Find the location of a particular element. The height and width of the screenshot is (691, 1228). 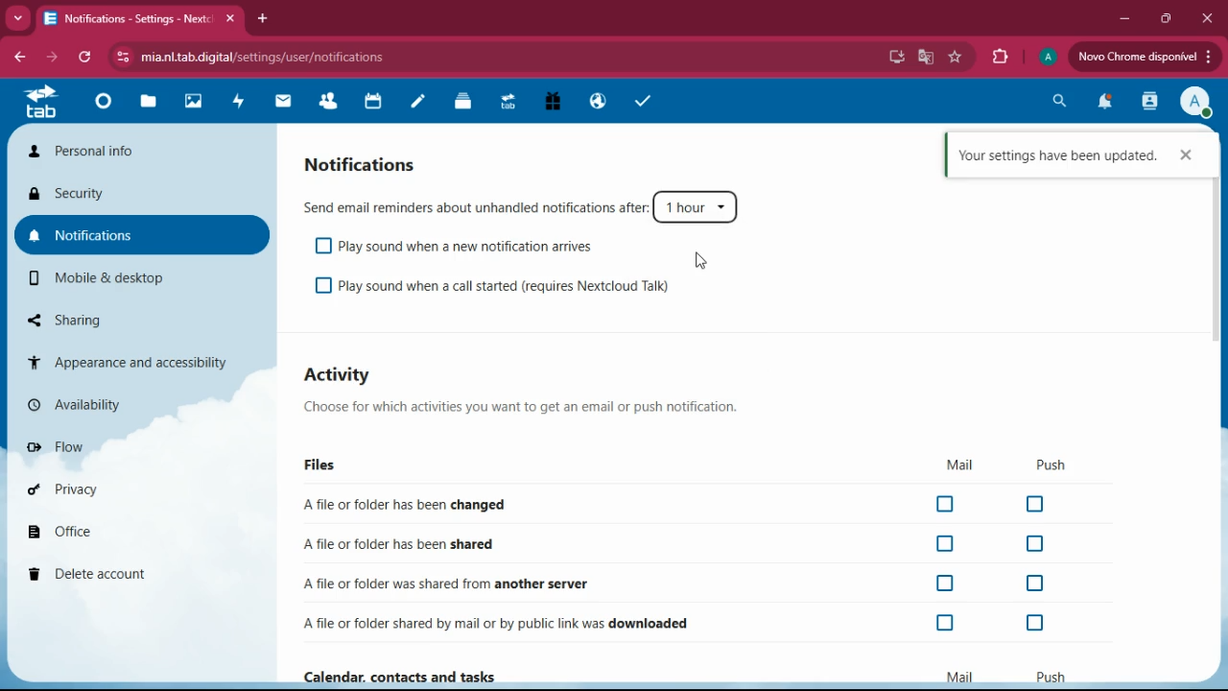

availability is located at coordinates (118, 408).